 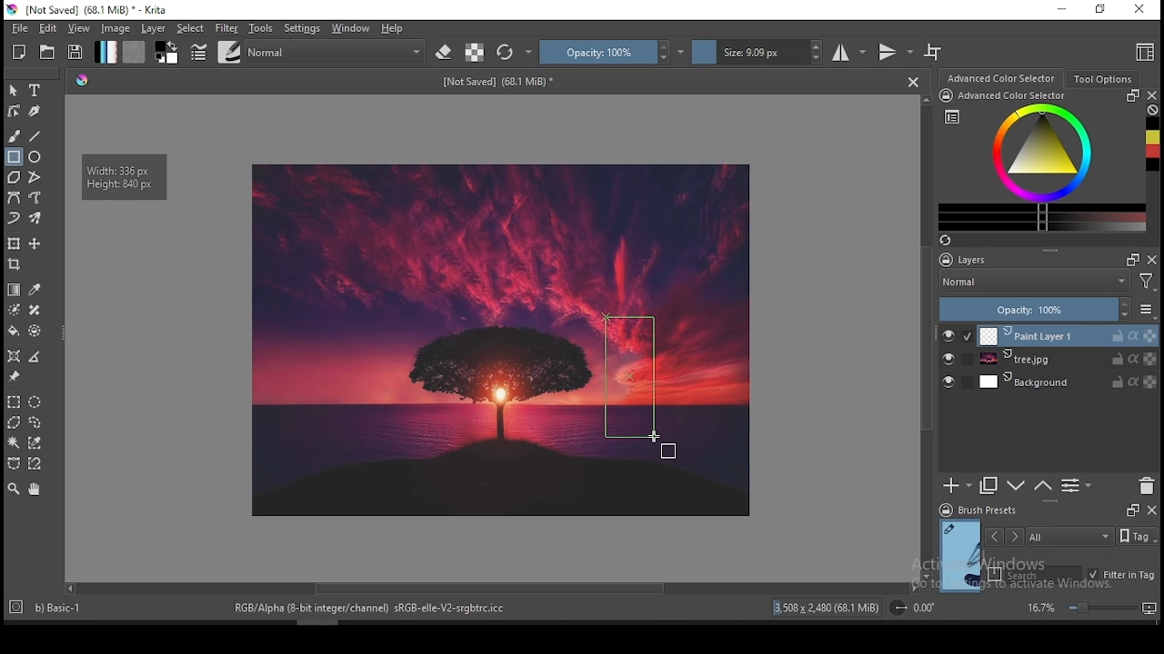 What do you see at coordinates (499, 83) in the screenshot?
I see `text` at bounding box center [499, 83].